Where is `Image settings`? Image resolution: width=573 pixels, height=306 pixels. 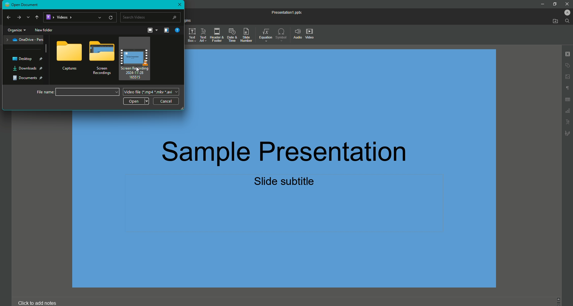 Image settings is located at coordinates (567, 77).